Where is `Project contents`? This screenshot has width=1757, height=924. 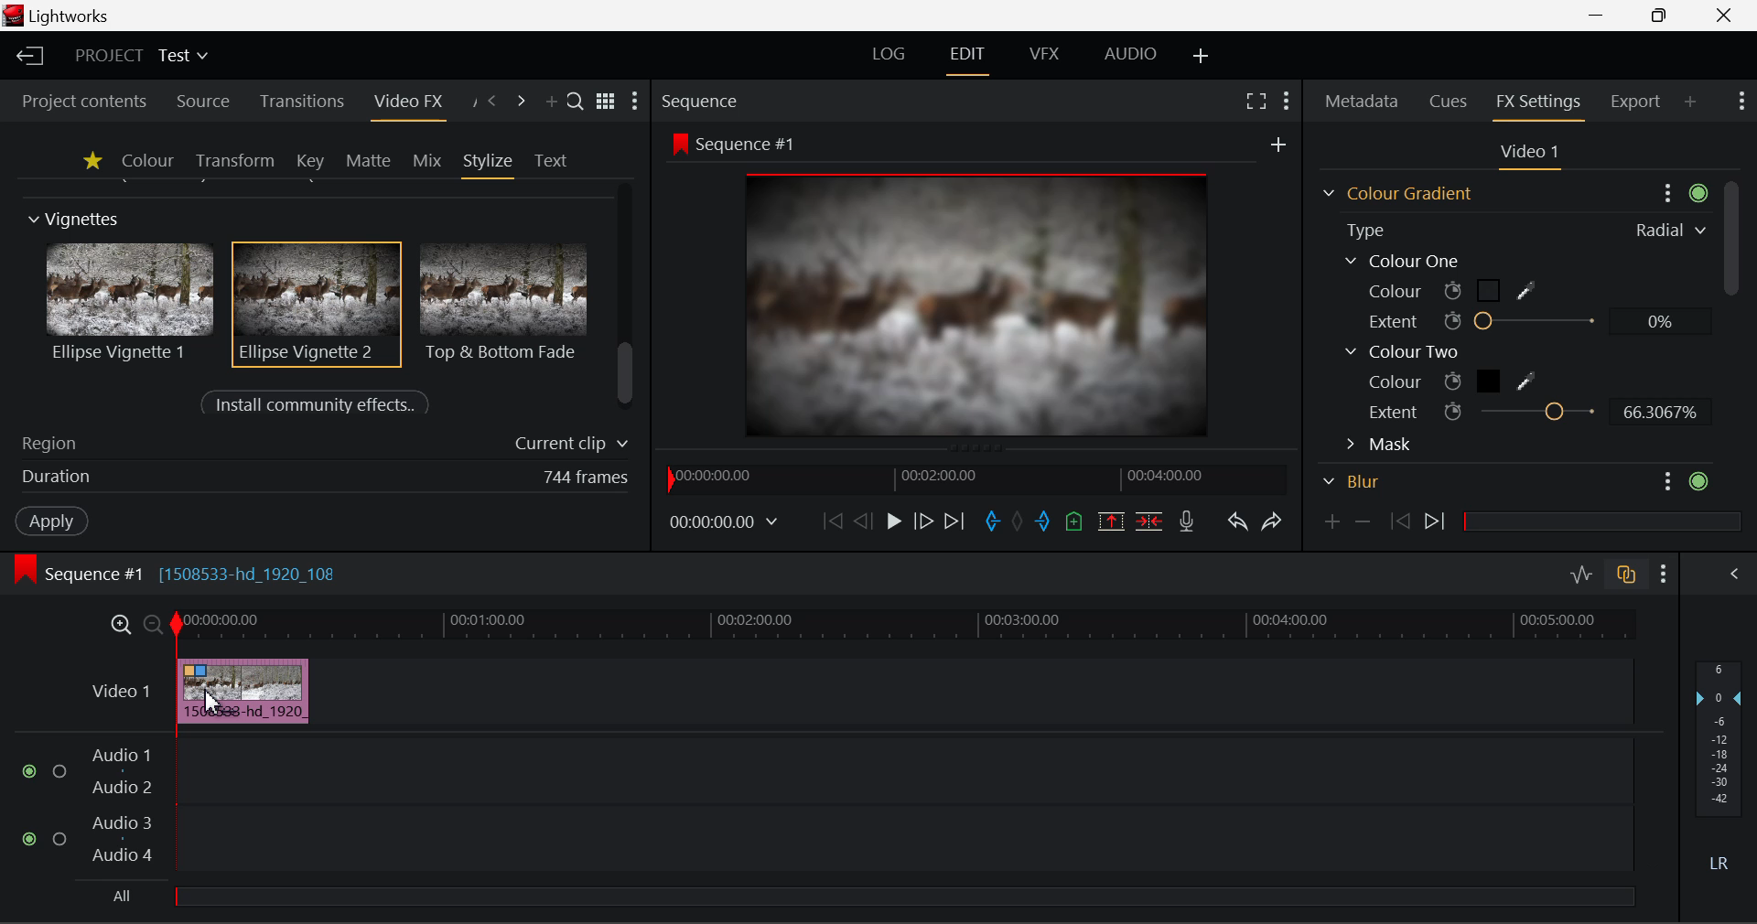
Project contents is located at coordinates (83, 101).